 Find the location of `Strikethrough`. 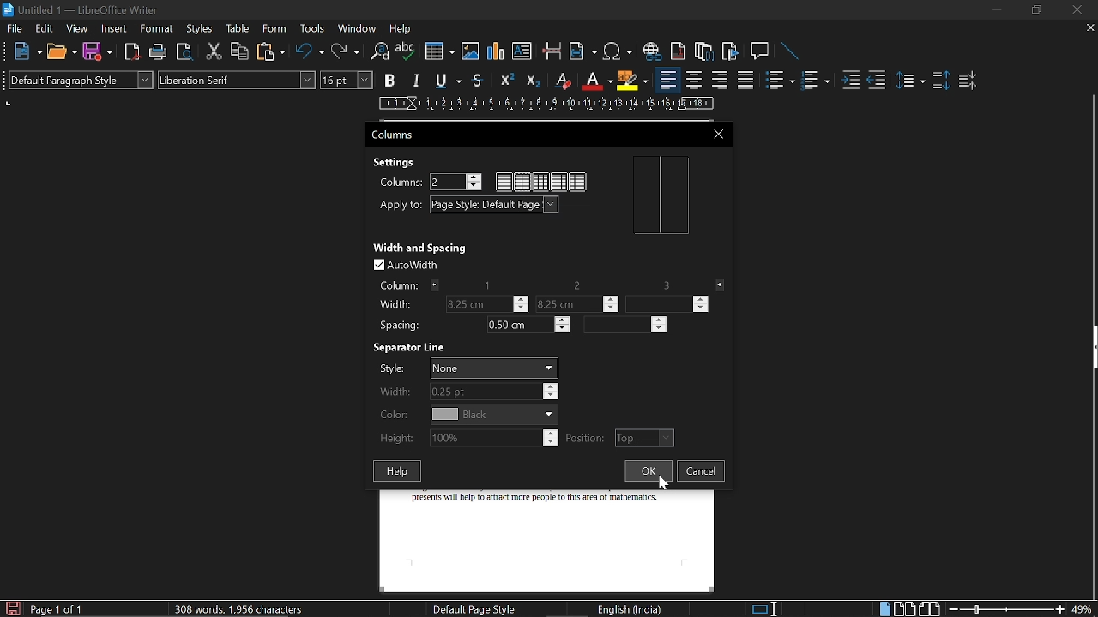

Strikethrough is located at coordinates (481, 81).